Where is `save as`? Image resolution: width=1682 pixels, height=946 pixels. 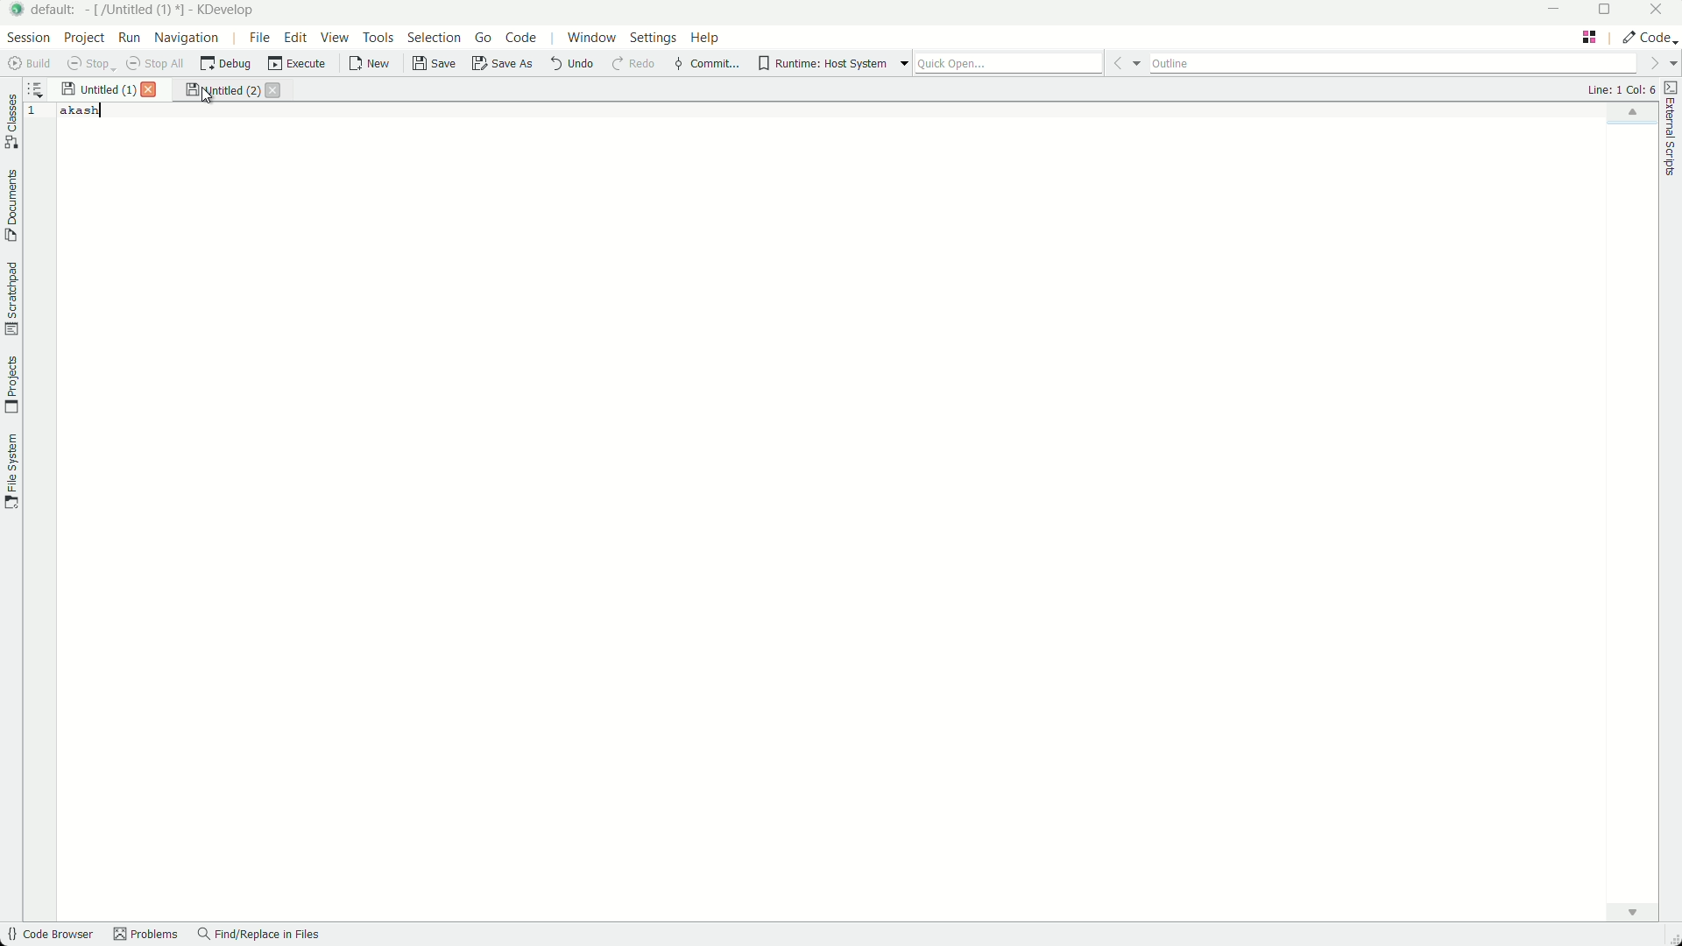
save as is located at coordinates (501, 65).